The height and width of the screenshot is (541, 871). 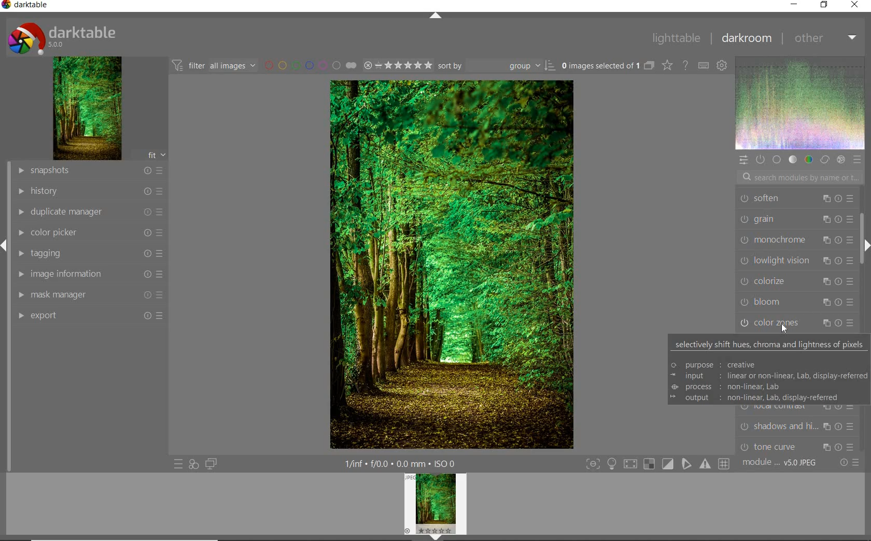 What do you see at coordinates (810, 160) in the screenshot?
I see `COLOR` at bounding box center [810, 160].